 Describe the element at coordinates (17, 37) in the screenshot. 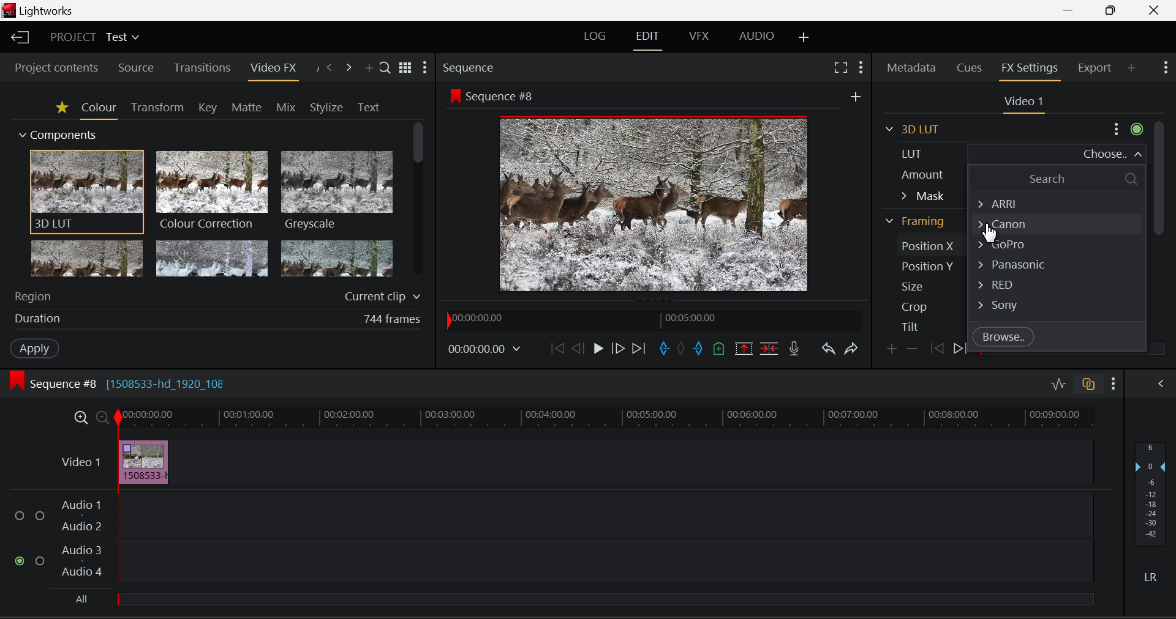

I see `Back to Homepage` at that location.